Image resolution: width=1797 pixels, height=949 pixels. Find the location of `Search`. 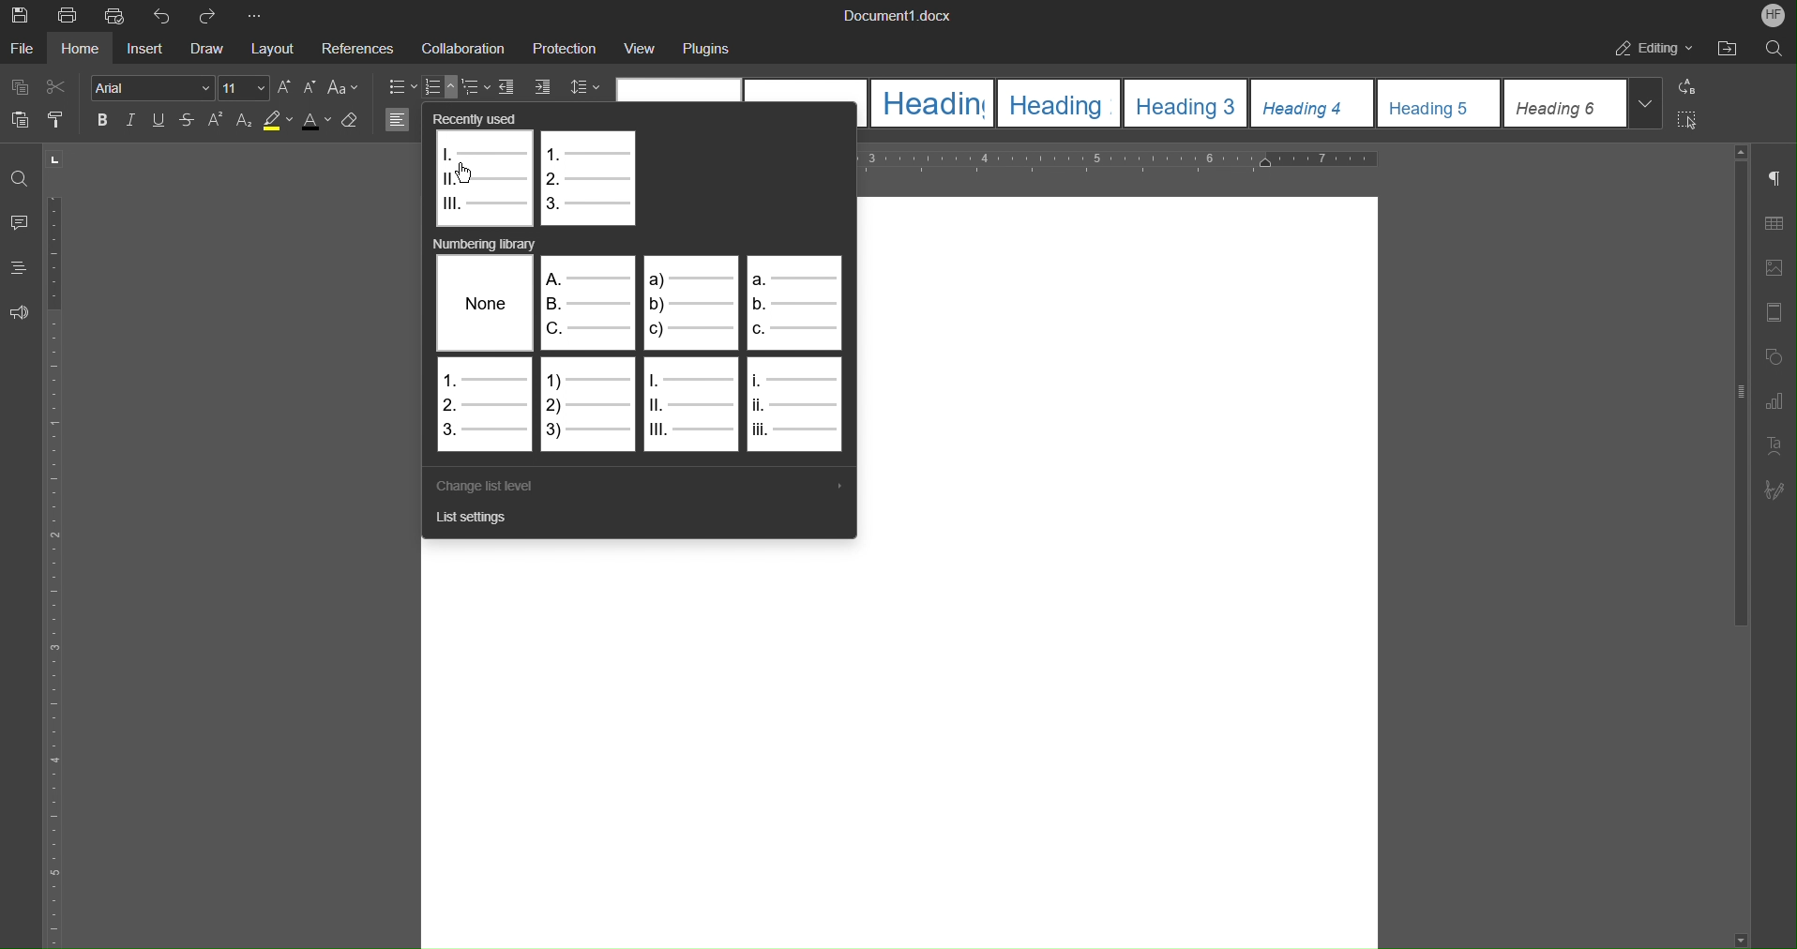

Search is located at coordinates (1775, 49).